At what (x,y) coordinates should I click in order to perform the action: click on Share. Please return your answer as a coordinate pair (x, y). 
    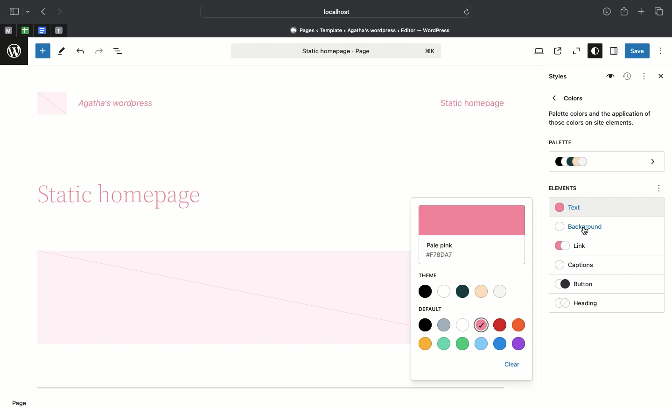
    Looking at the image, I should click on (625, 11).